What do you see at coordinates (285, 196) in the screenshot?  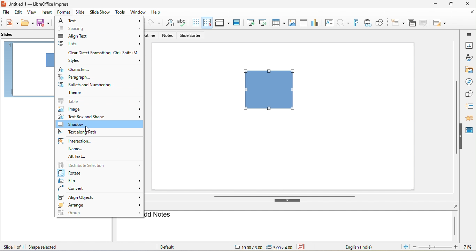 I see `horizontal scroll bar` at bounding box center [285, 196].